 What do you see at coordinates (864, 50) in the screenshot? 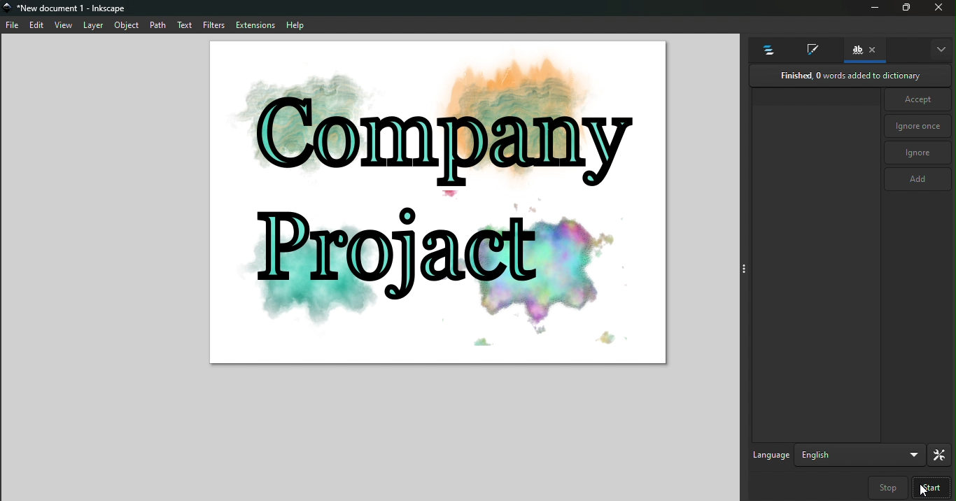
I see `Check spelling` at bounding box center [864, 50].